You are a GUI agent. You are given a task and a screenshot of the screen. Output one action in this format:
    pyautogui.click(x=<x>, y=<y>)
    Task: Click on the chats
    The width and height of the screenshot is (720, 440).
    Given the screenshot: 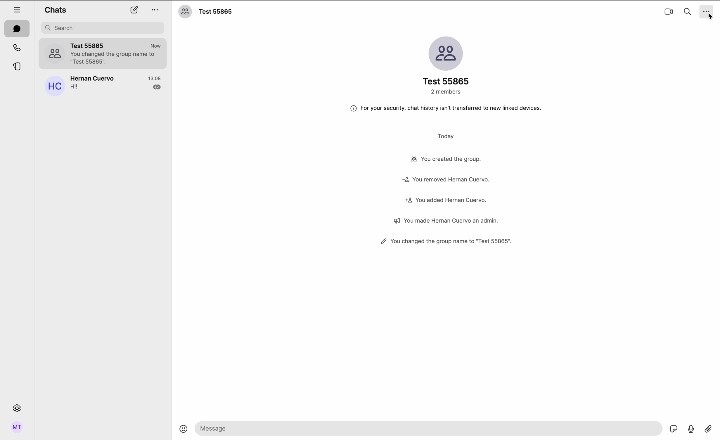 What is the action you would take?
    pyautogui.click(x=55, y=9)
    